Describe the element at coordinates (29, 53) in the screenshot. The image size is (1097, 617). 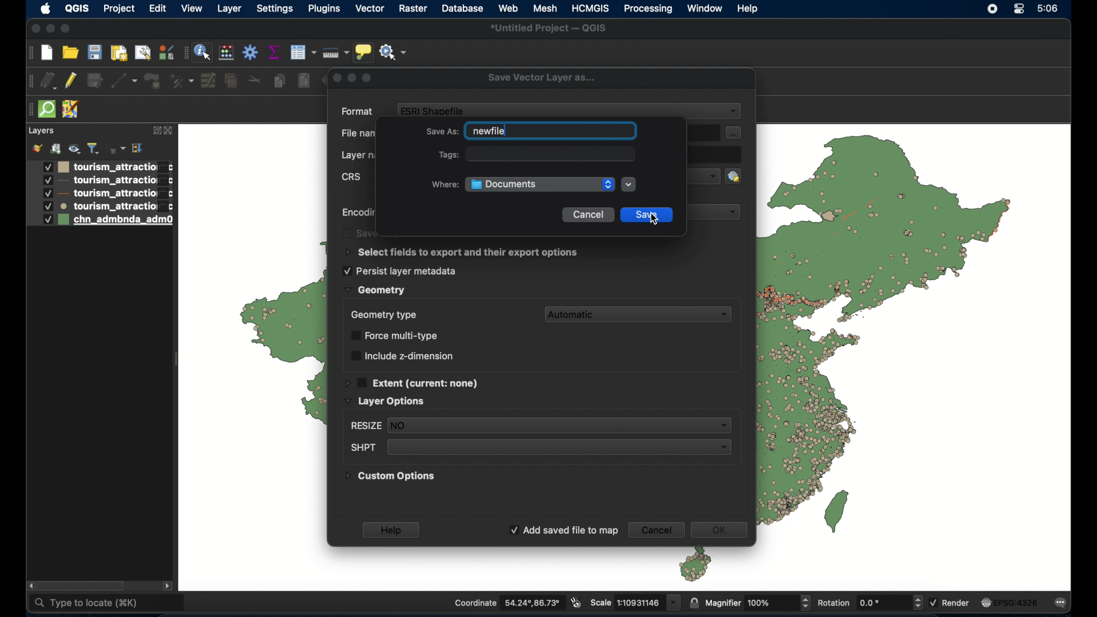
I see `drag handle` at that location.